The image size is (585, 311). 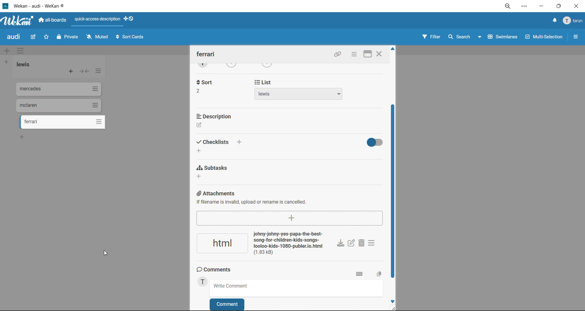 What do you see at coordinates (219, 121) in the screenshot?
I see `description` at bounding box center [219, 121].